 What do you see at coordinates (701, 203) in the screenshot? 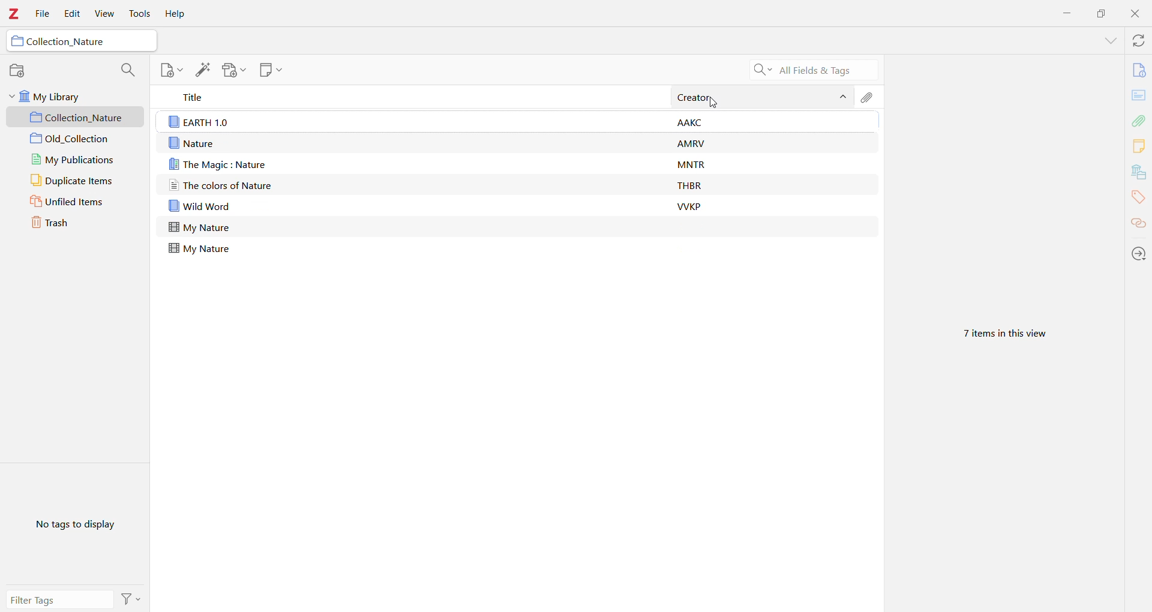
I see `Creator information` at bounding box center [701, 203].